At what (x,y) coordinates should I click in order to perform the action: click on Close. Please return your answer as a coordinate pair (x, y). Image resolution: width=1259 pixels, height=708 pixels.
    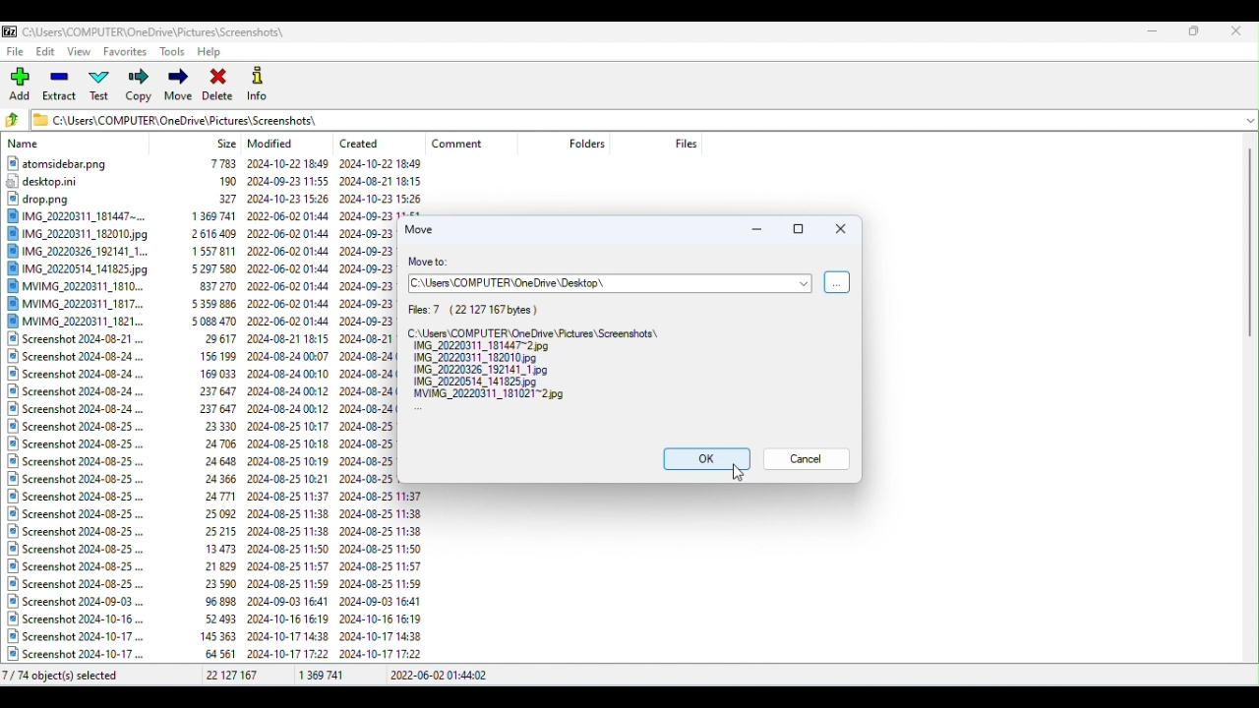
    Looking at the image, I should click on (1238, 30).